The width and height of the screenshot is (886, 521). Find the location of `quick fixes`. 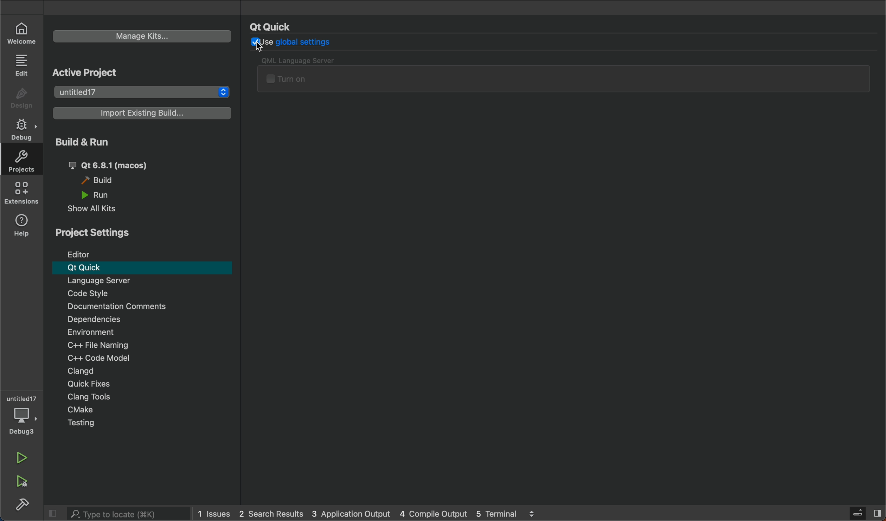

quick fixes is located at coordinates (143, 384).